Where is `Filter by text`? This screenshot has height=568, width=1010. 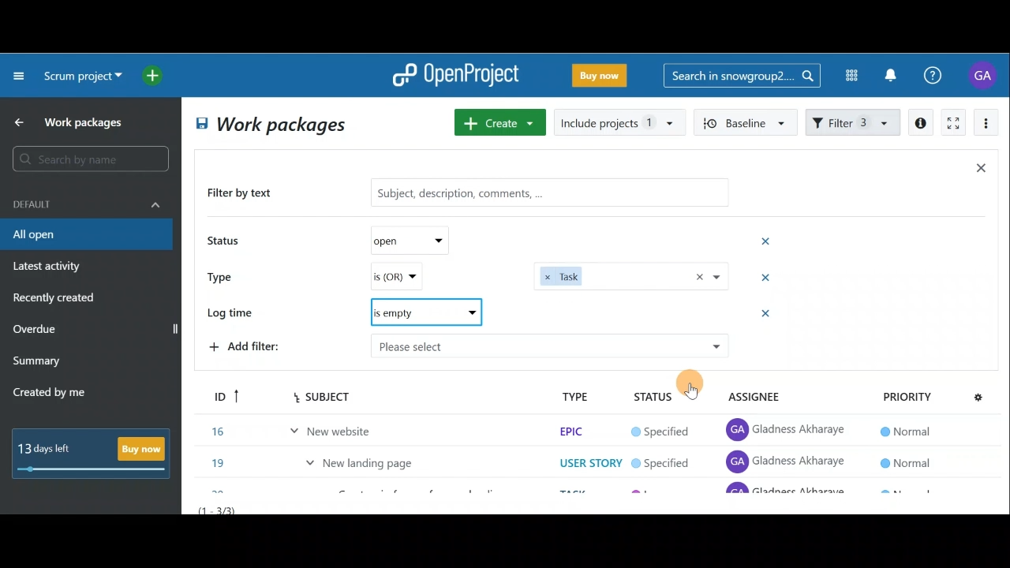 Filter by text is located at coordinates (246, 194).